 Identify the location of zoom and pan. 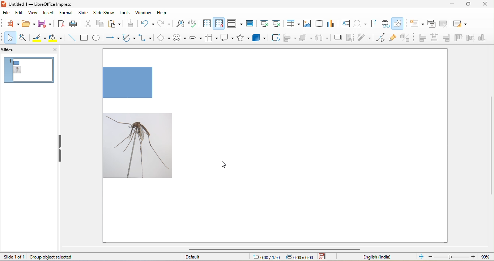
(24, 38).